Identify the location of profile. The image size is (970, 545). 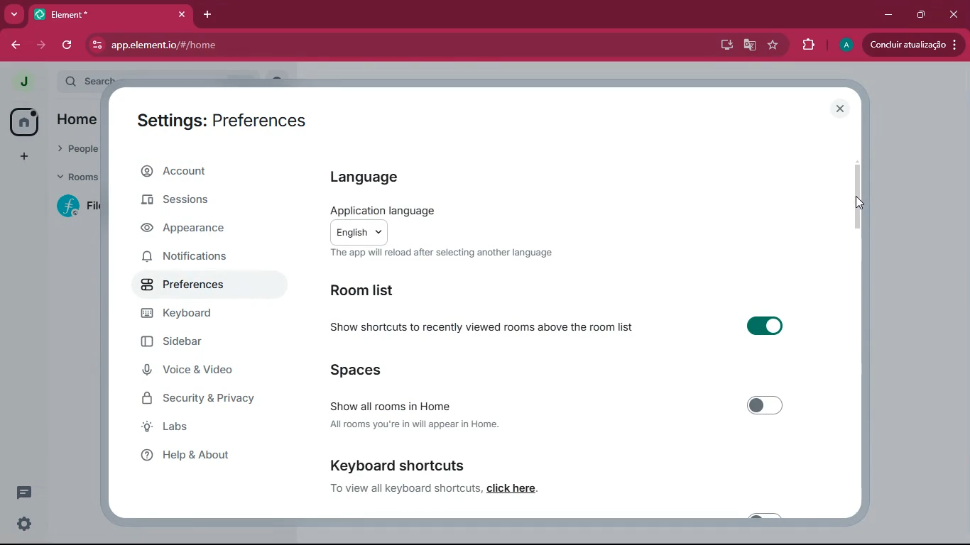
(22, 80).